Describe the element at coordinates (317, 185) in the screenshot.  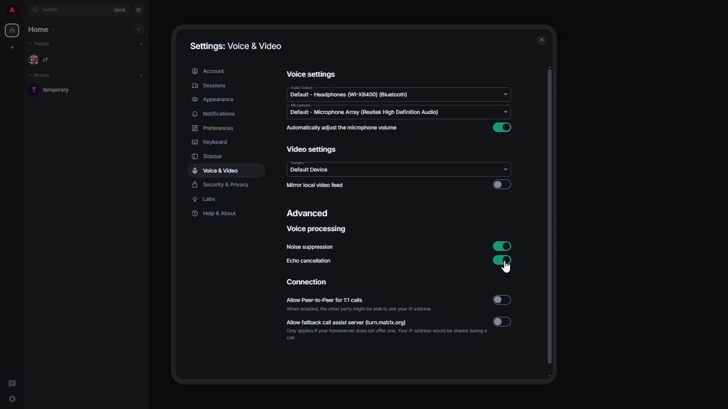
I see `mirror local video feed` at that location.